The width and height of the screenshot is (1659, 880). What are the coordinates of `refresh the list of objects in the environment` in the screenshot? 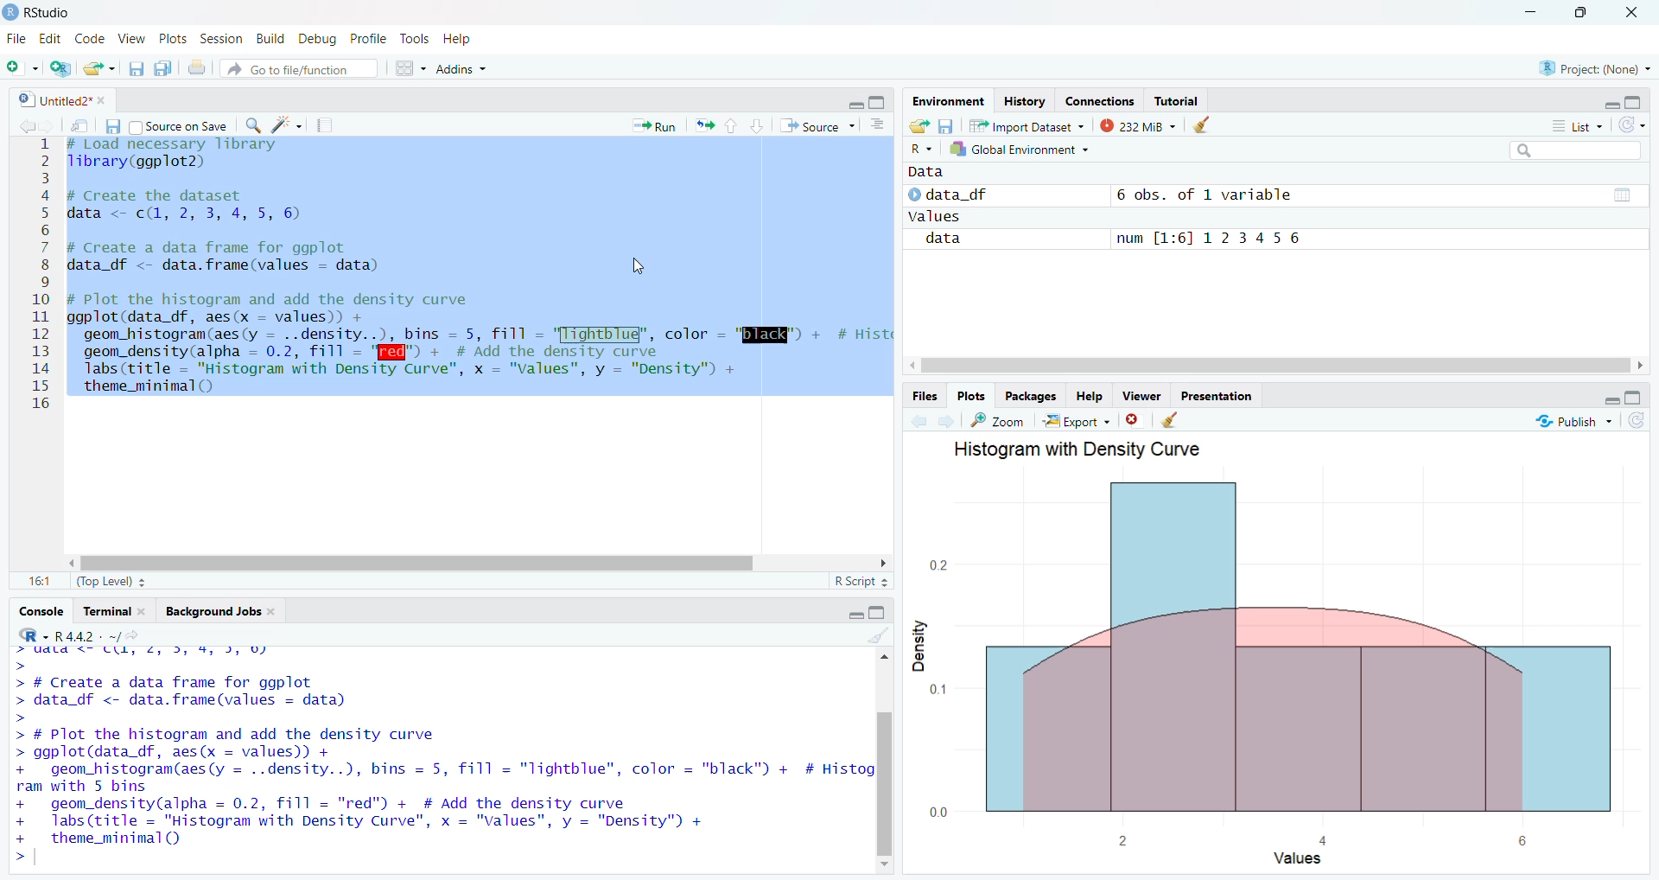 It's located at (1634, 125).